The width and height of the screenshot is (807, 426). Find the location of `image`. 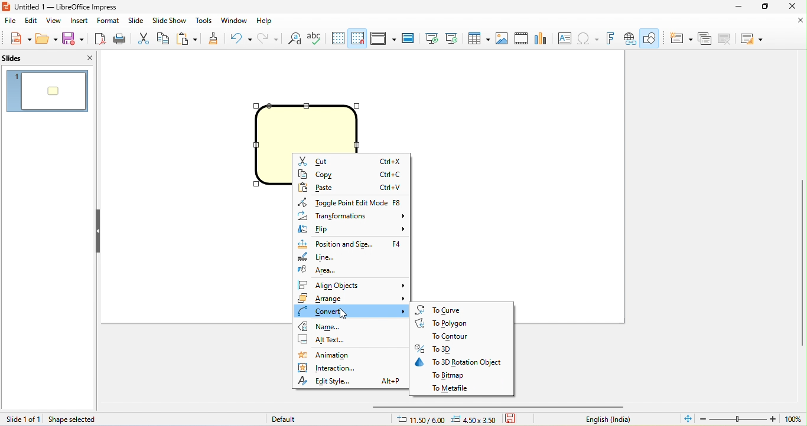

image is located at coordinates (503, 38).